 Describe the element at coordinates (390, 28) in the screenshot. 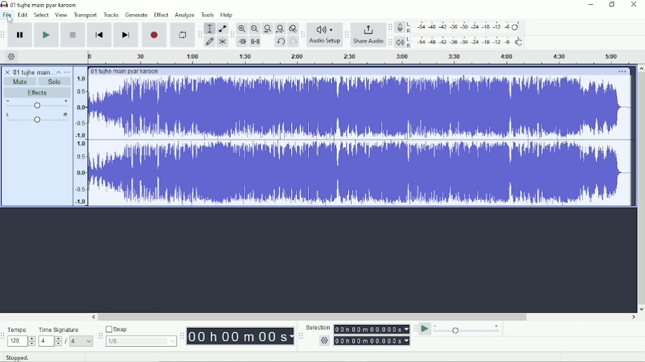

I see `Audacity record meter toolbar` at that location.